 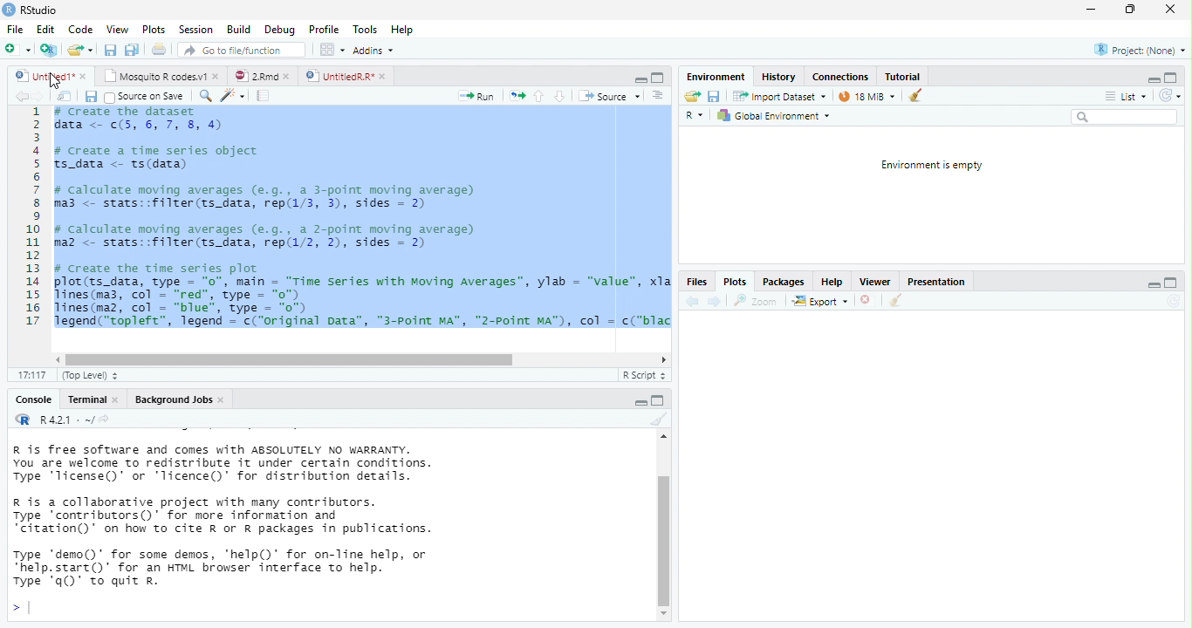 What do you see at coordinates (86, 376) in the screenshot?
I see `(Top Level)` at bounding box center [86, 376].